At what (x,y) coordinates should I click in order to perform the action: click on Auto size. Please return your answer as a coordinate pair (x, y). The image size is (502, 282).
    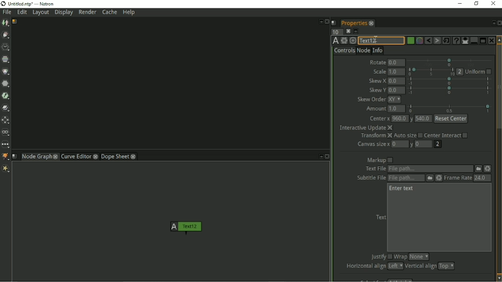
    Looking at the image, I should click on (408, 136).